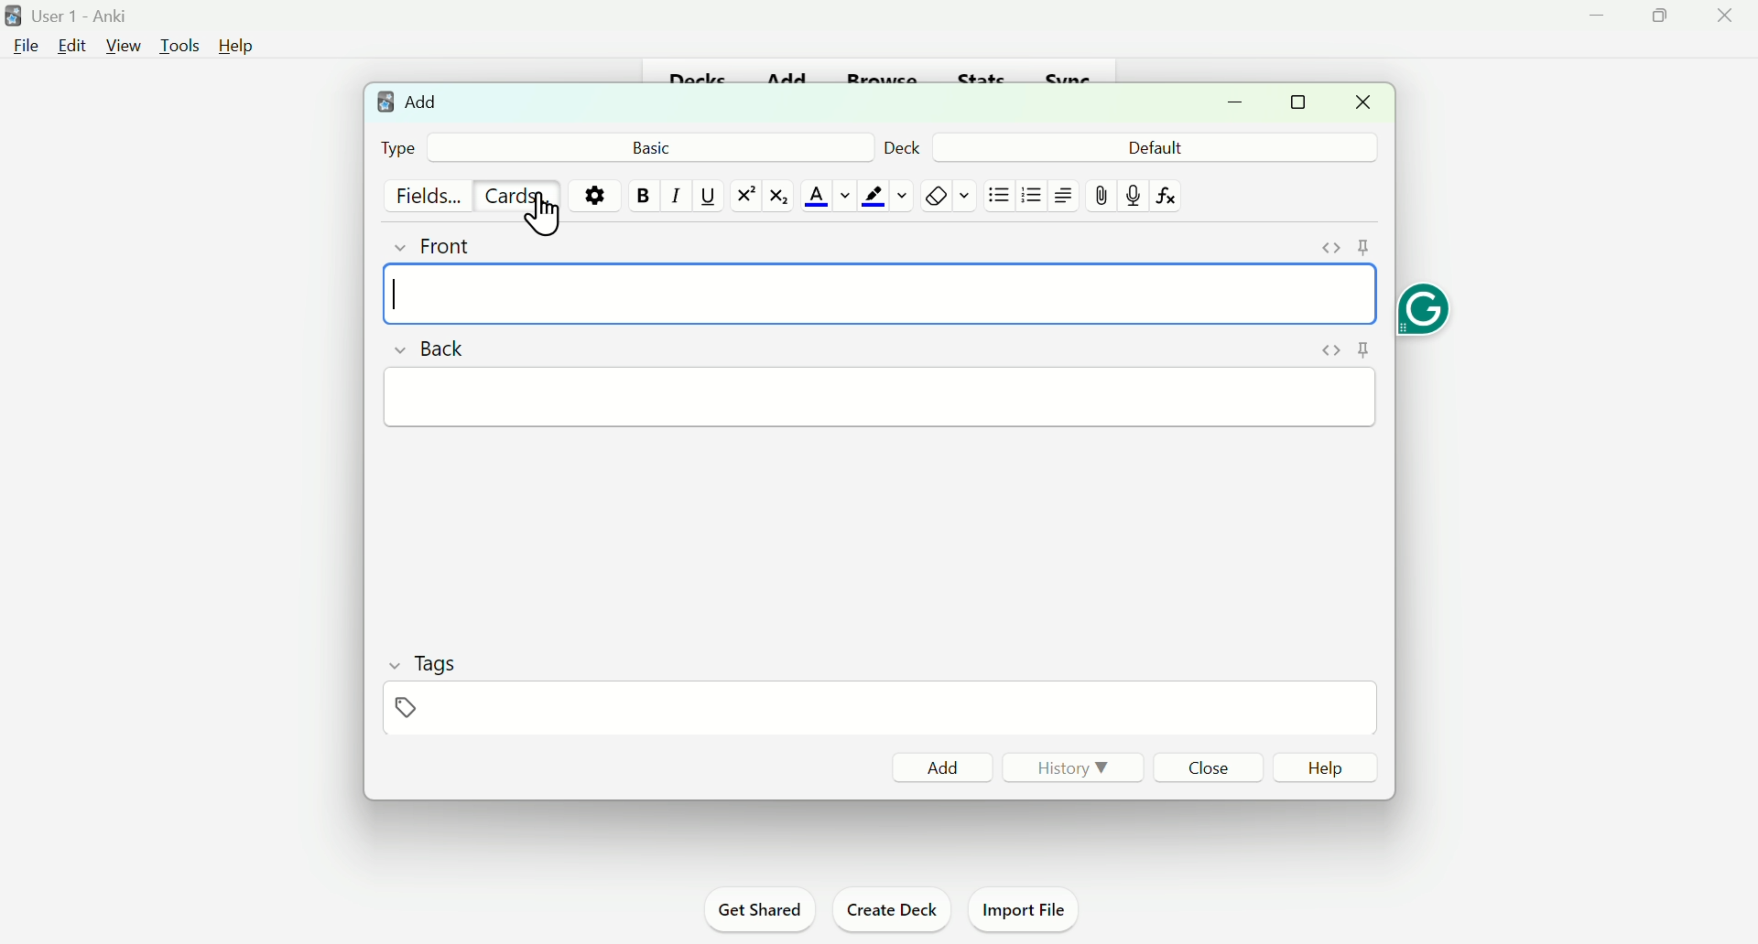  What do you see at coordinates (236, 47) in the screenshot?
I see `Help` at bounding box center [236, 47].